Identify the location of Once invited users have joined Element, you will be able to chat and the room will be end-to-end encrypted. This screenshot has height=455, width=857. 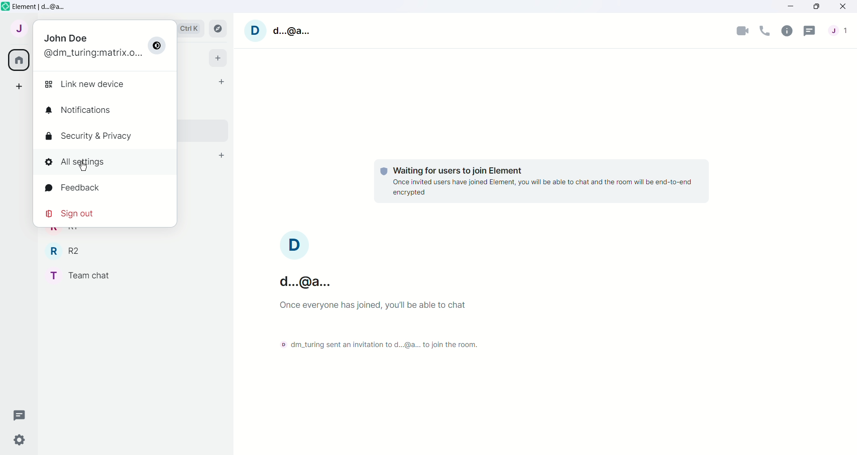
(542, 187).